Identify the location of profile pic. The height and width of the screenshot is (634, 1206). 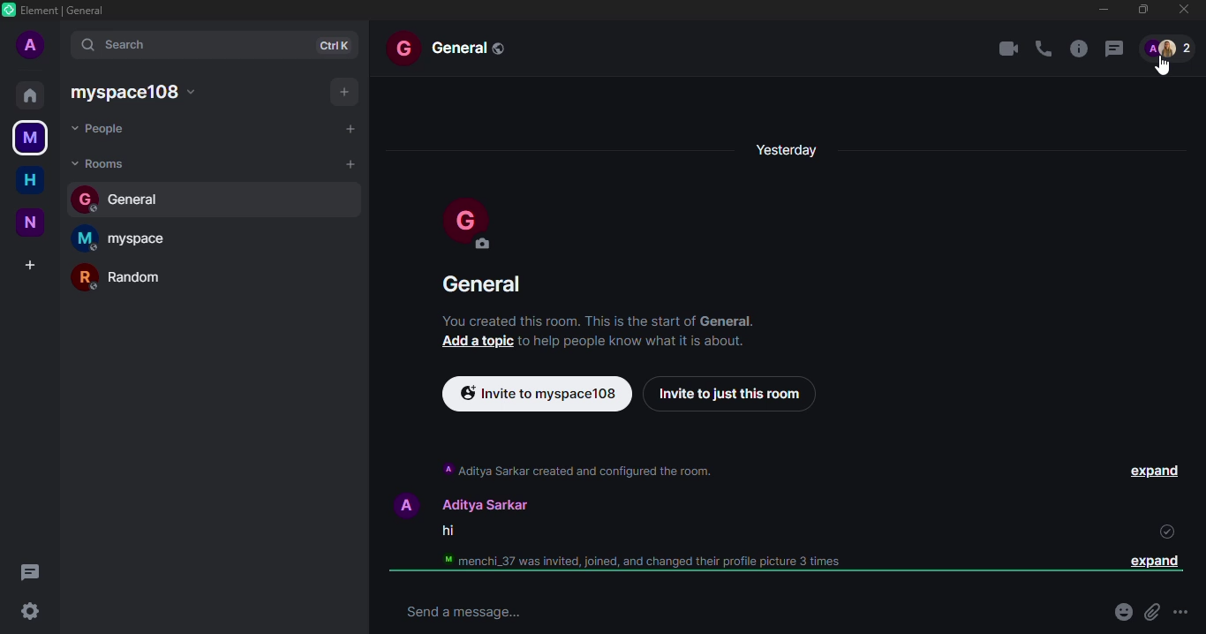
(464, 224).